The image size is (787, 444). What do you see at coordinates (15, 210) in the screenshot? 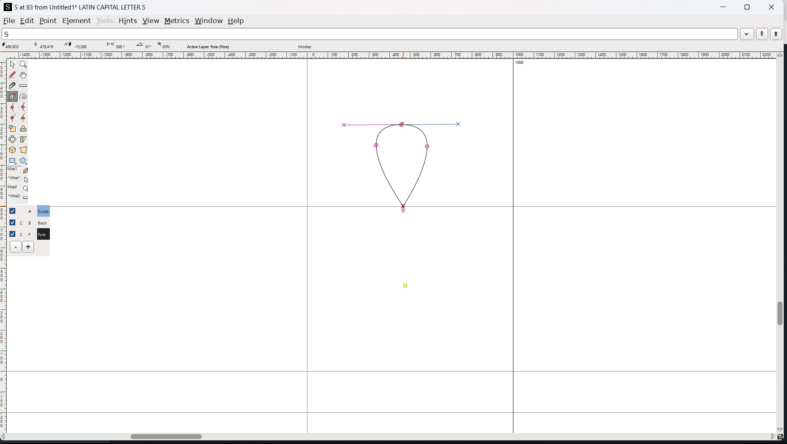
I see `checkbox` at bounding box center [15, 210].